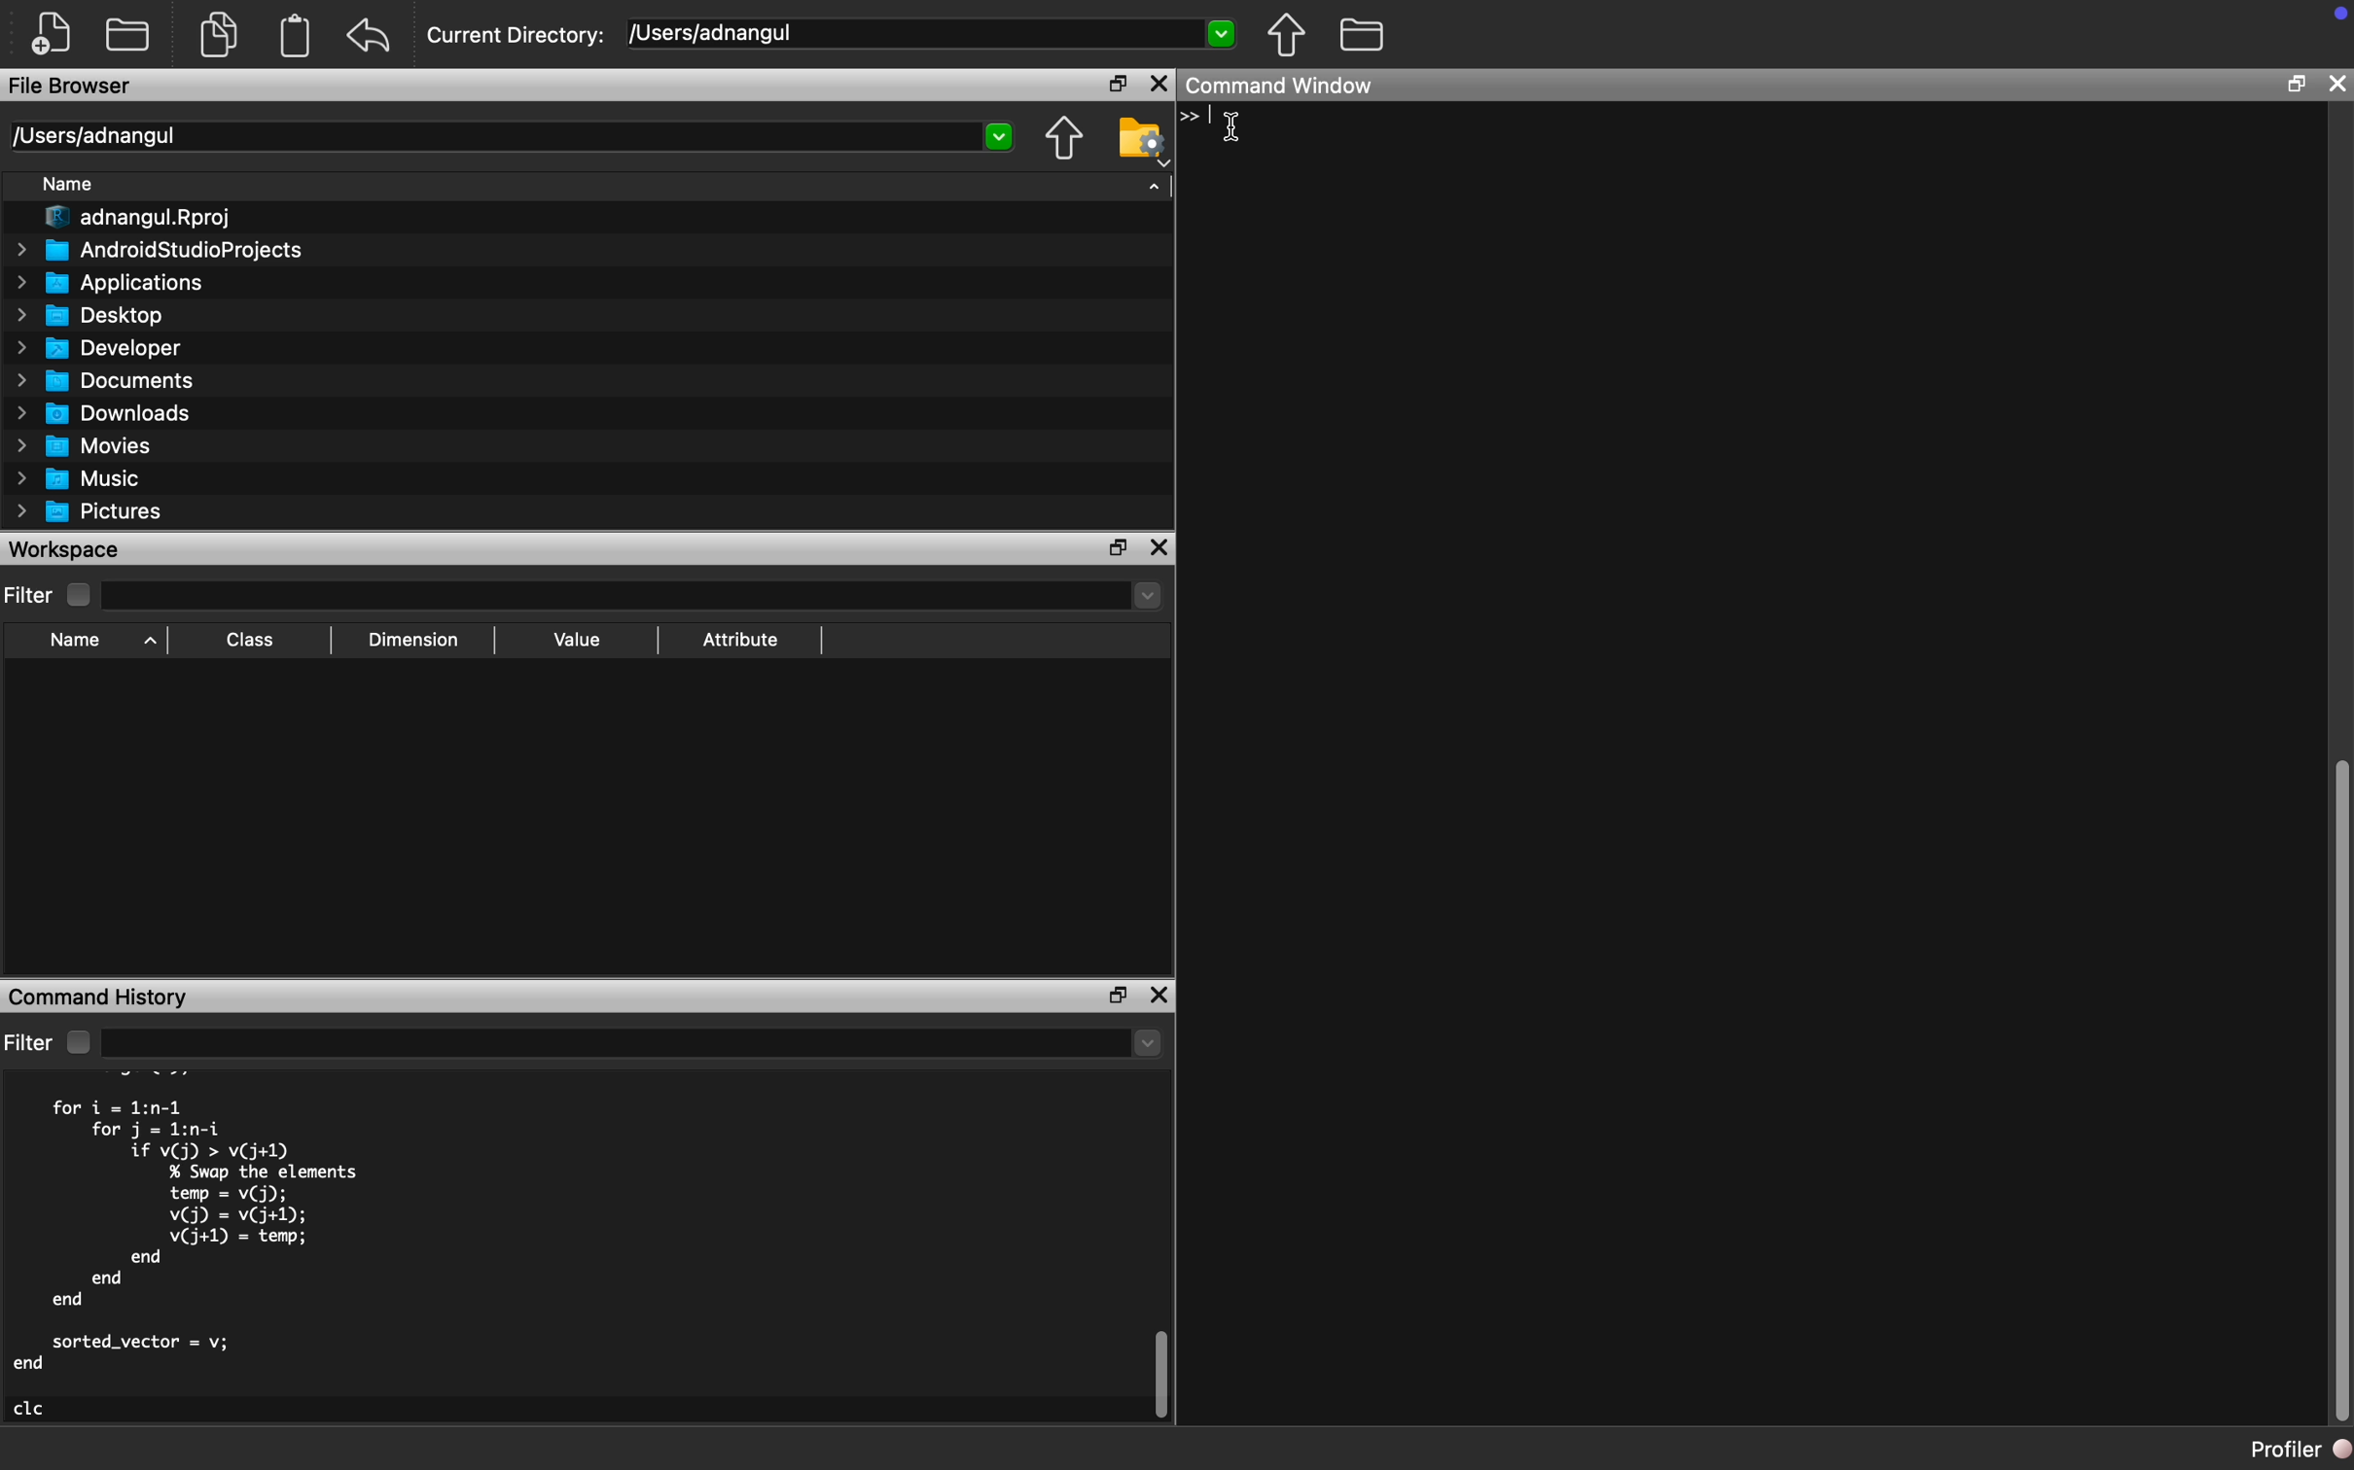 This screenshot has height=1470, width=2354. Describe the element at coordinates (104, 414) in the screenshot. I see `Downloads` at that location.